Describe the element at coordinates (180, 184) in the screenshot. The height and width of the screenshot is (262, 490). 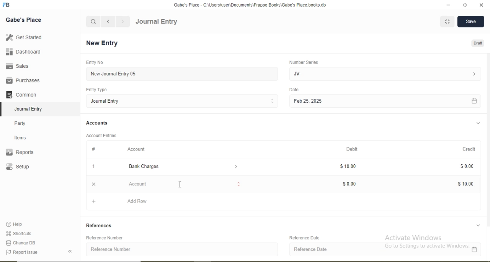
I see `Account` at that location.